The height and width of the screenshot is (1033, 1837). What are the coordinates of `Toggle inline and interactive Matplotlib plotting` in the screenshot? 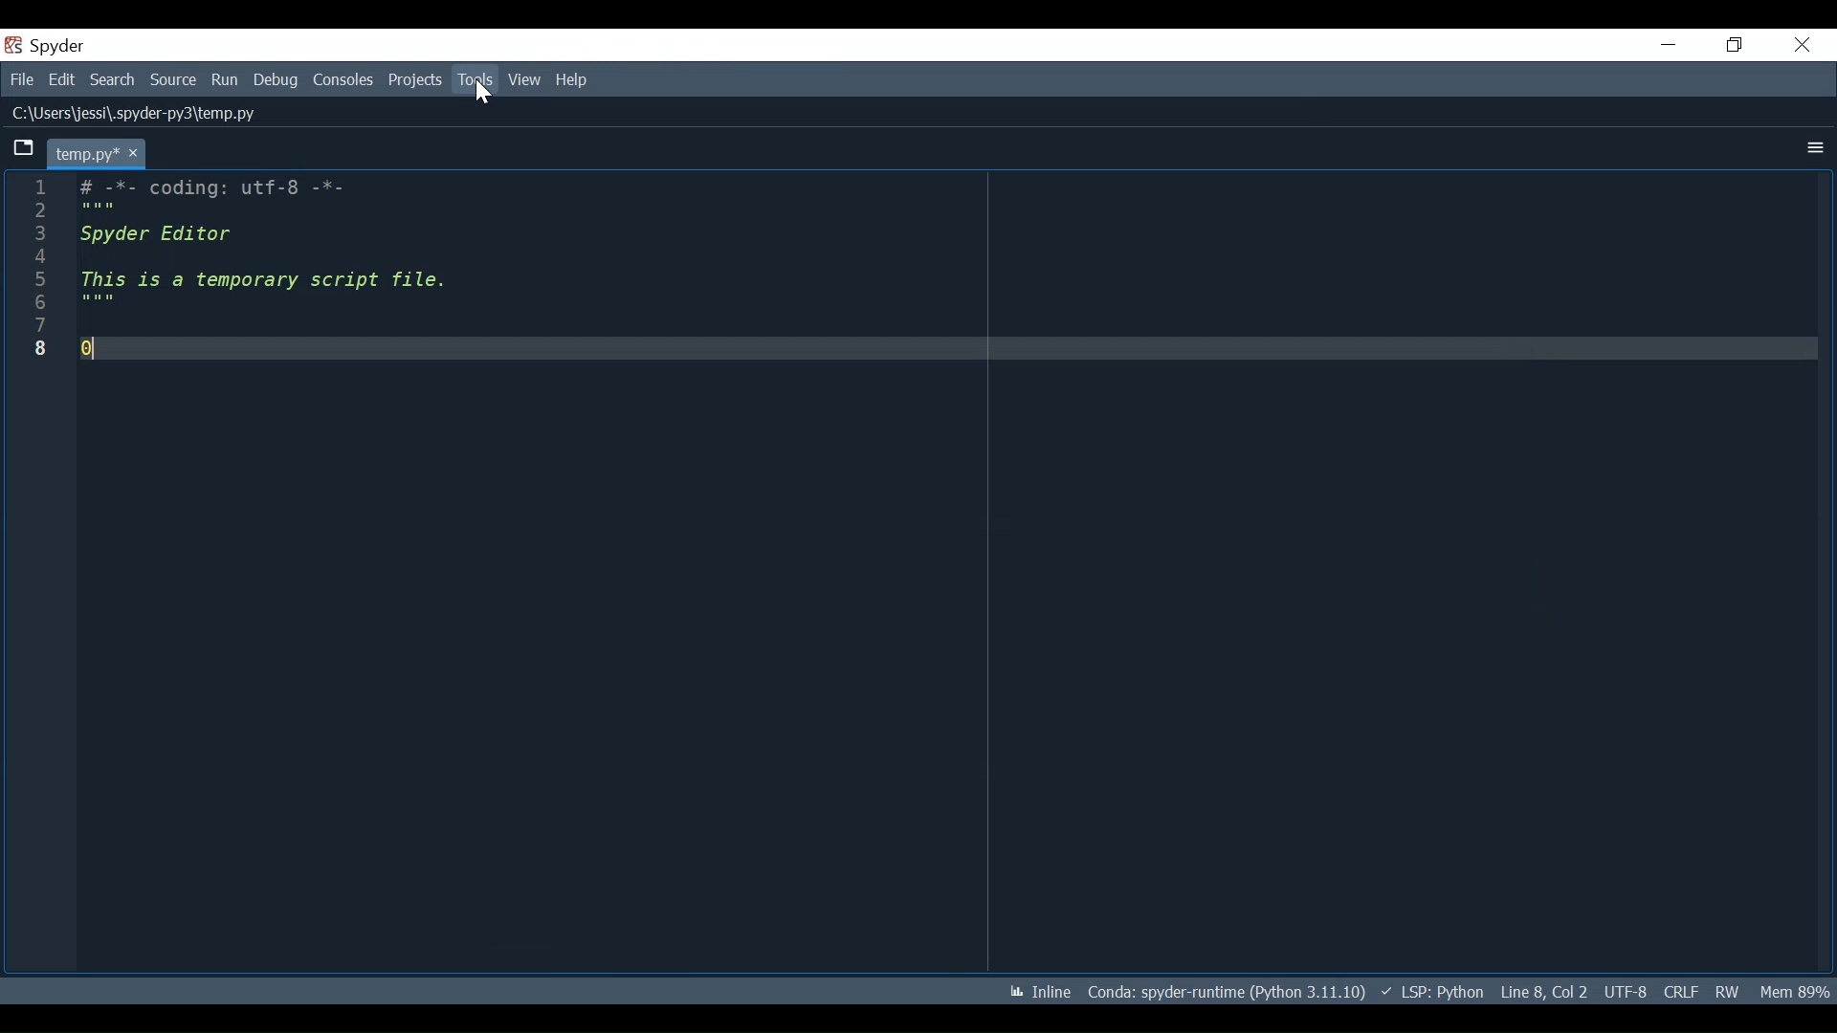 It's located at (1037, 989).